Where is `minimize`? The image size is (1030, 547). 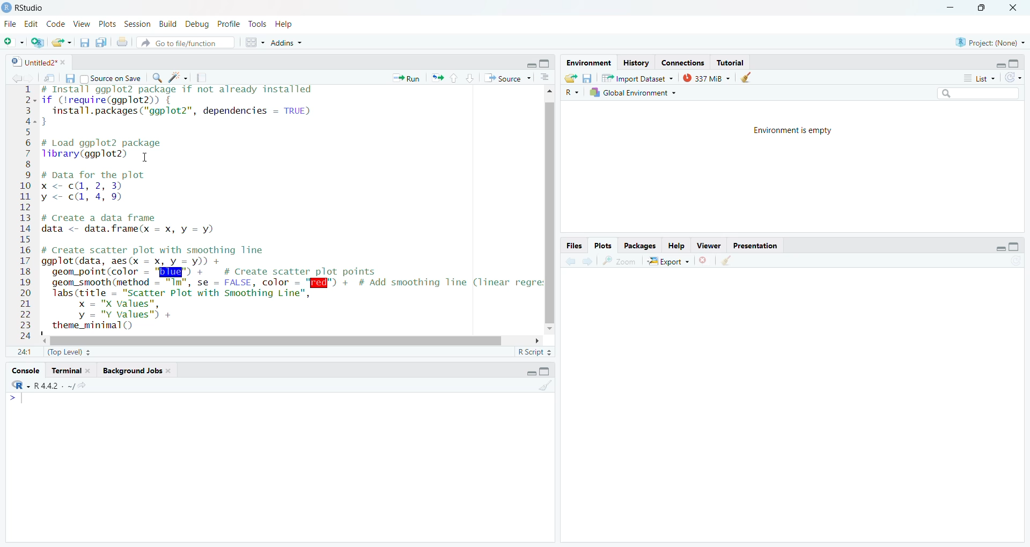 minimize is located at coordinates (947, 8).